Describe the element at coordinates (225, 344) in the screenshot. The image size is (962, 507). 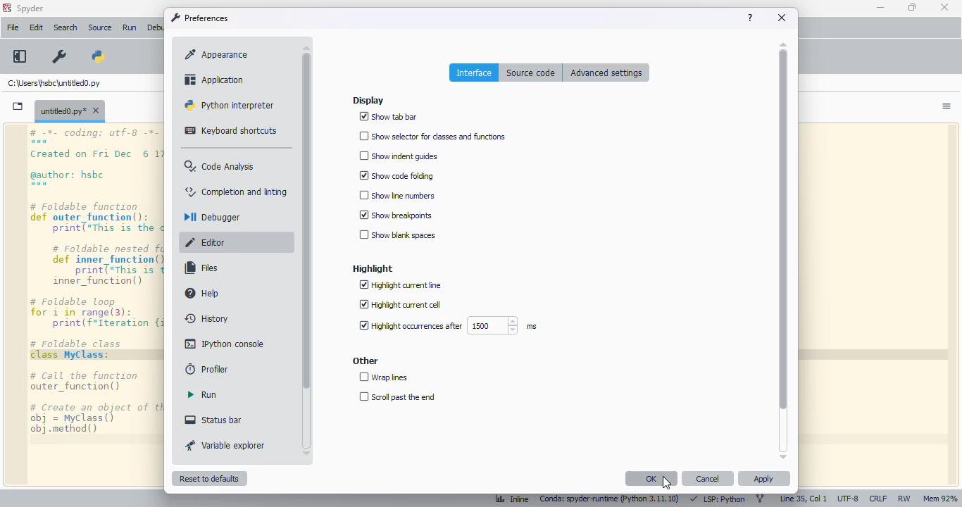
I see `IPython console` at that location.